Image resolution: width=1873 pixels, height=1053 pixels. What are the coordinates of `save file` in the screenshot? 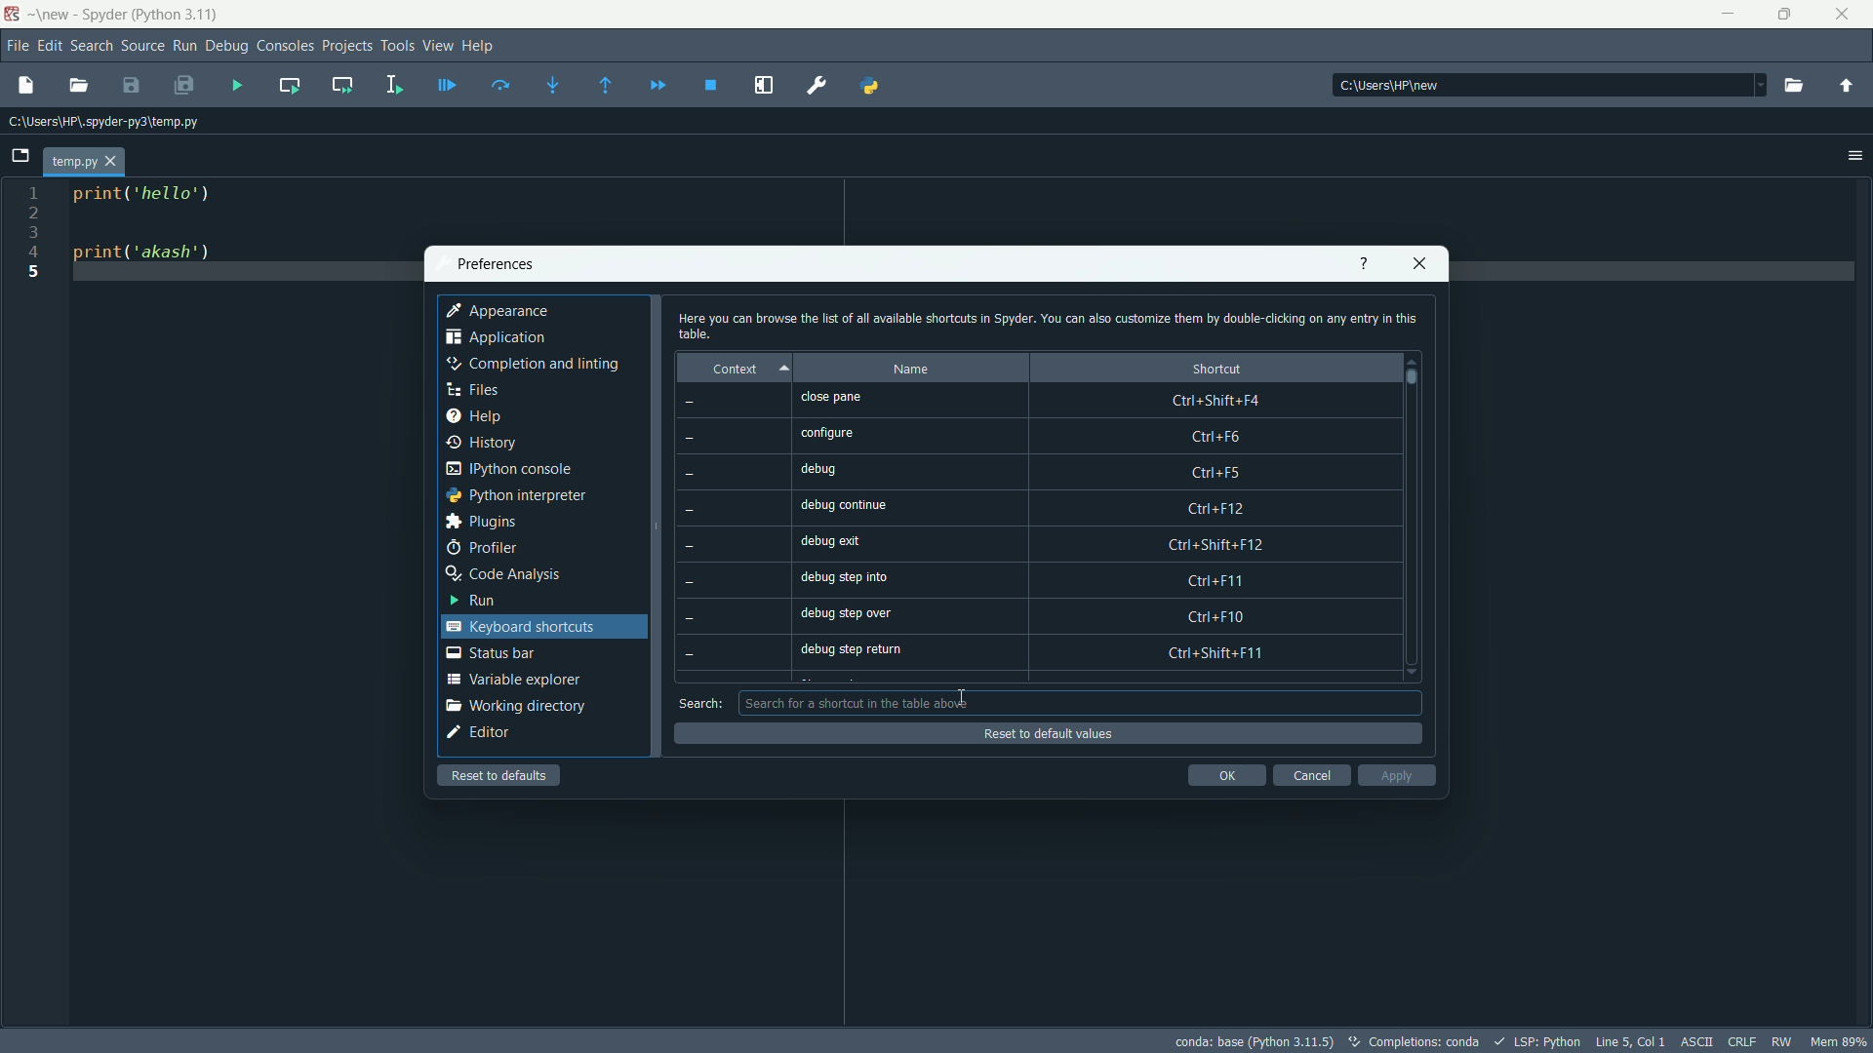 It's located at (132, 87).